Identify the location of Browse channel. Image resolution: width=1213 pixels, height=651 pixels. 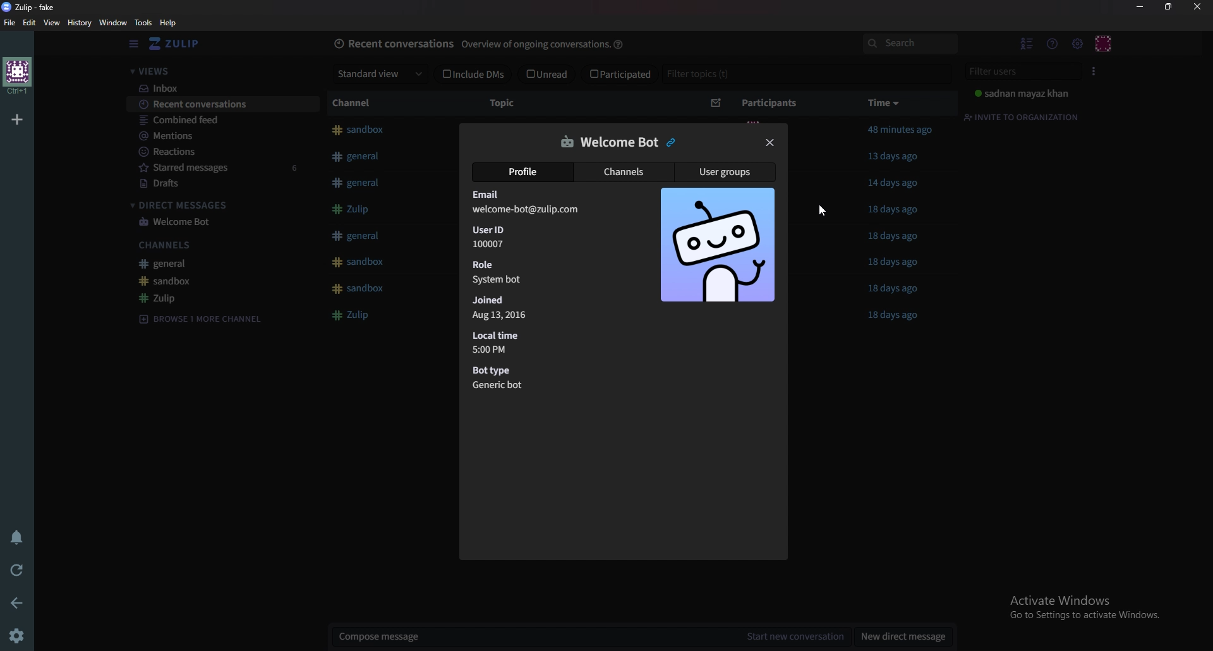
(206, 318).